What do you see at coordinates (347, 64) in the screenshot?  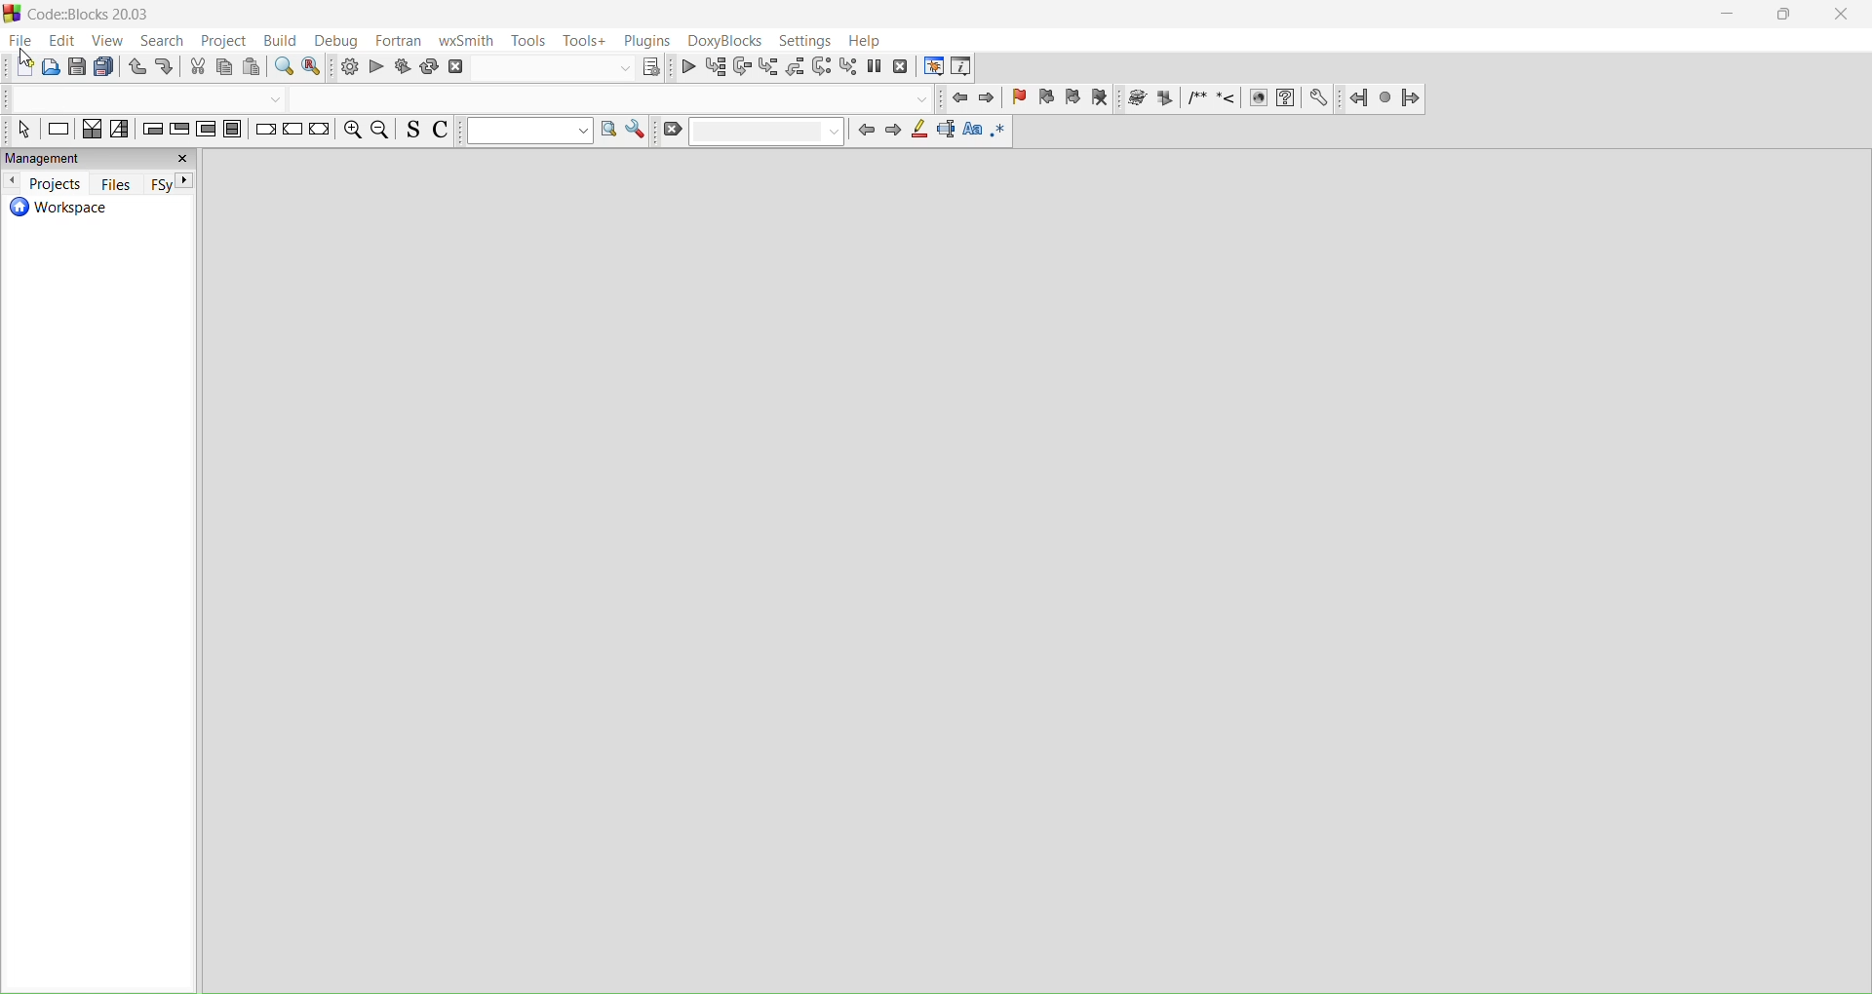 I see `build` at bounding box center [347, 64].